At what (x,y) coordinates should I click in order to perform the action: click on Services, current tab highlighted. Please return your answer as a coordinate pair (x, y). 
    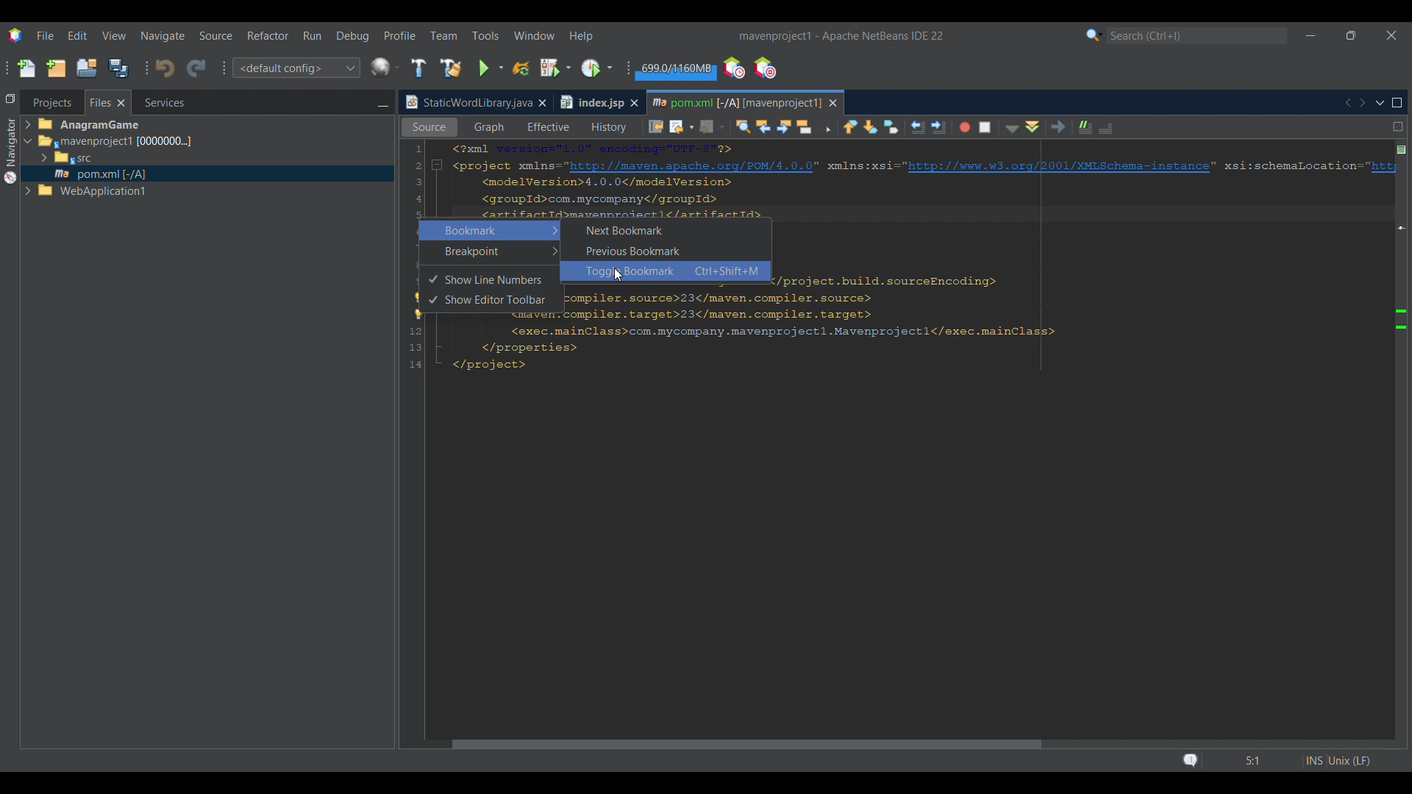
    Looking at the image, I should click on (157, 102).